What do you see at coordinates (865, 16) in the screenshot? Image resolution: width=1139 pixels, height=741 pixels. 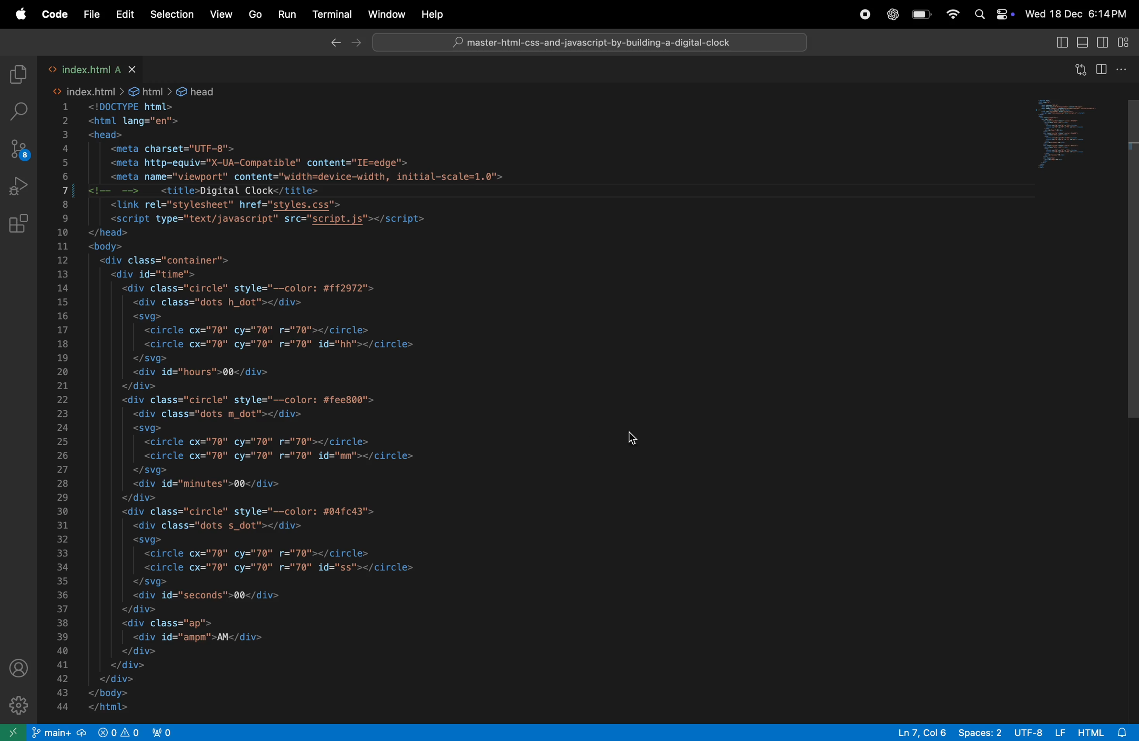 I see `record` at bounding box center [865, 16].